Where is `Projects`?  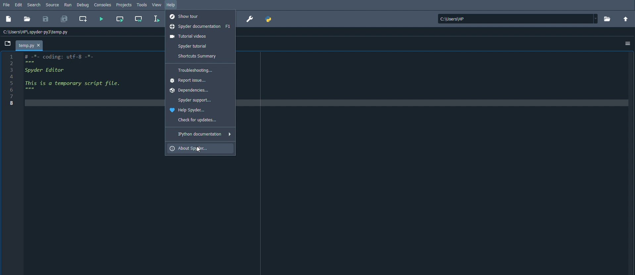 Projects is located at coordinates (124, 5).